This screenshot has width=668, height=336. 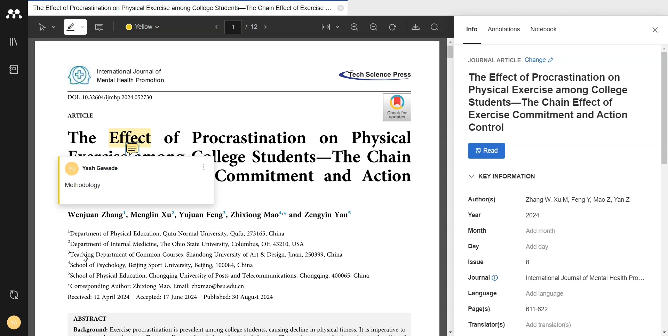 What do you see at coordinates (513, 231) in the screenshot?
I see `Month Add month` at bounding box center [513, 231].